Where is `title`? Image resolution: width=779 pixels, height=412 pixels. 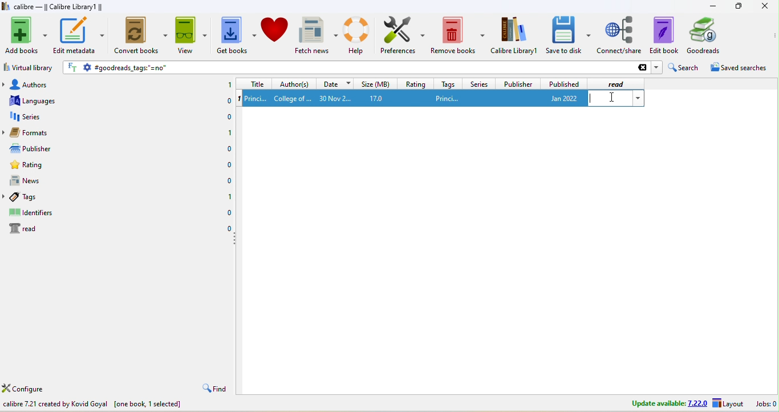 title is located at coordinates (253, 84).